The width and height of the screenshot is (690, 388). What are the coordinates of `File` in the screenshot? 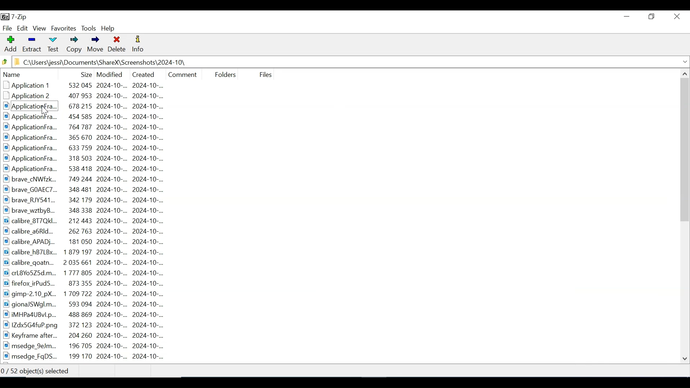 It's located at (7, 28).